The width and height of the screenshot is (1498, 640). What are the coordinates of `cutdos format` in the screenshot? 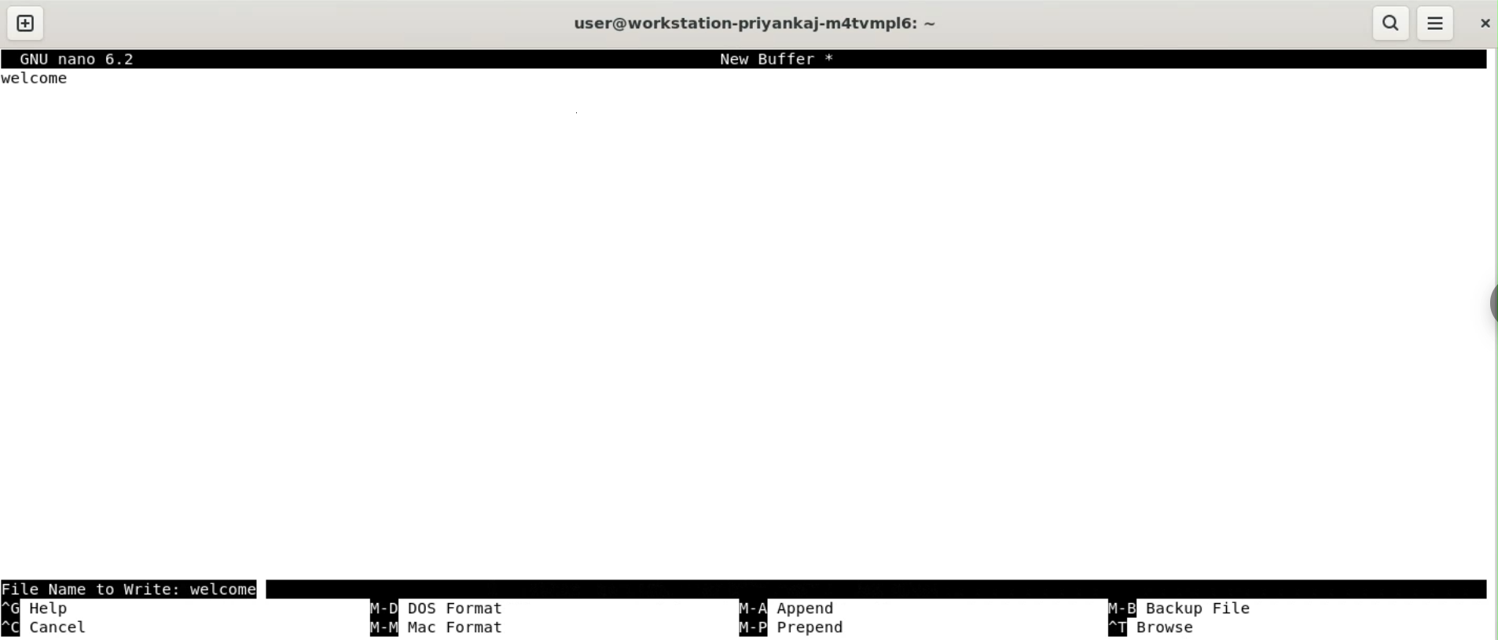 It's located at (441, 607).